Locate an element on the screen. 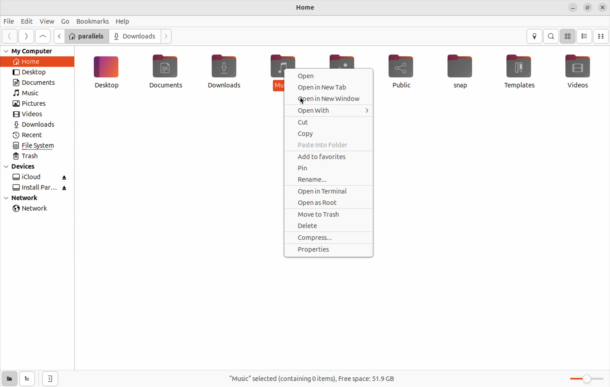  Edit is located at coordinates (25, 21).